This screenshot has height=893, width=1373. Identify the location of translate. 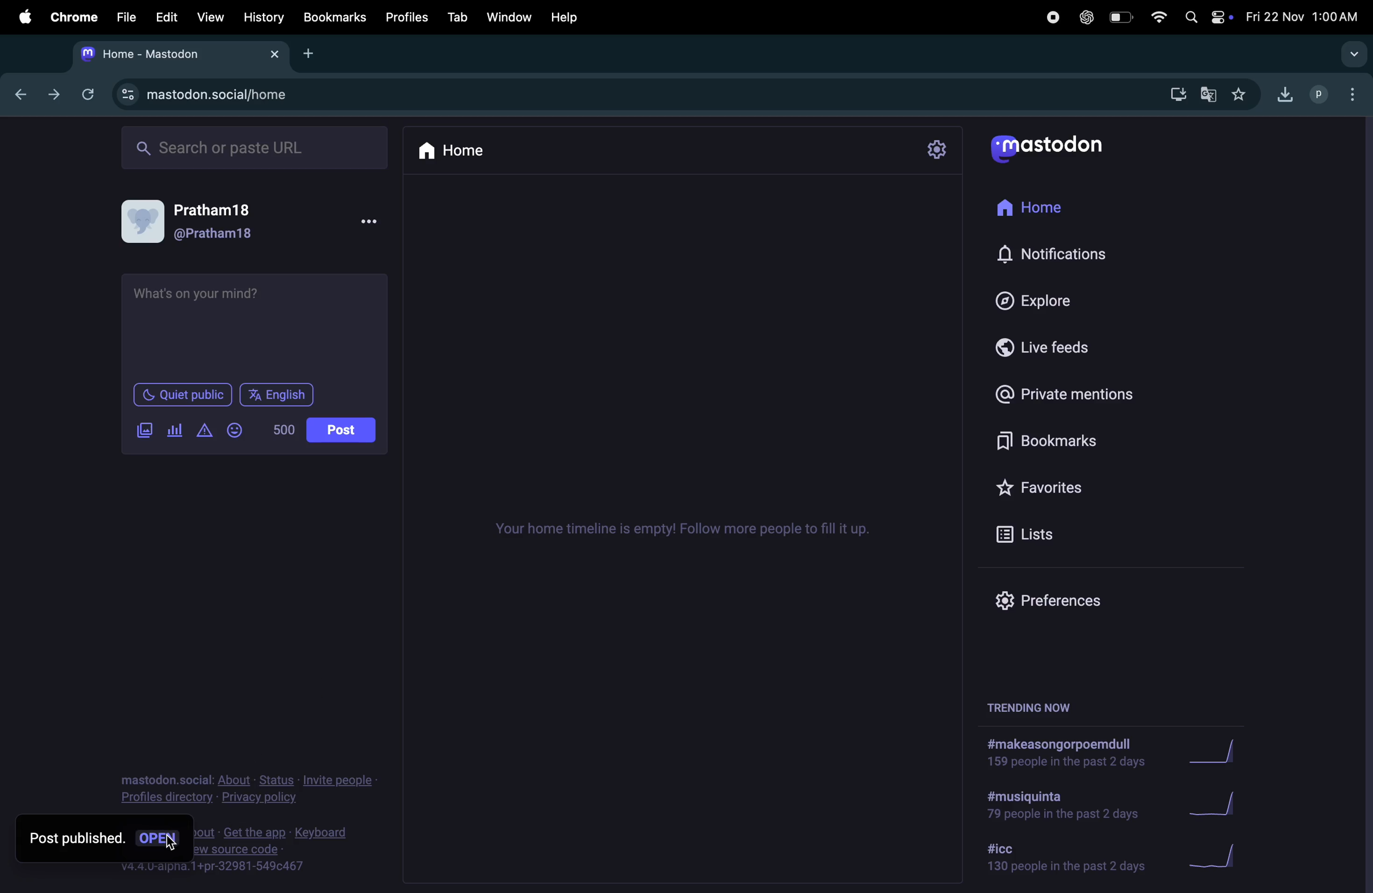
(1209, 93).